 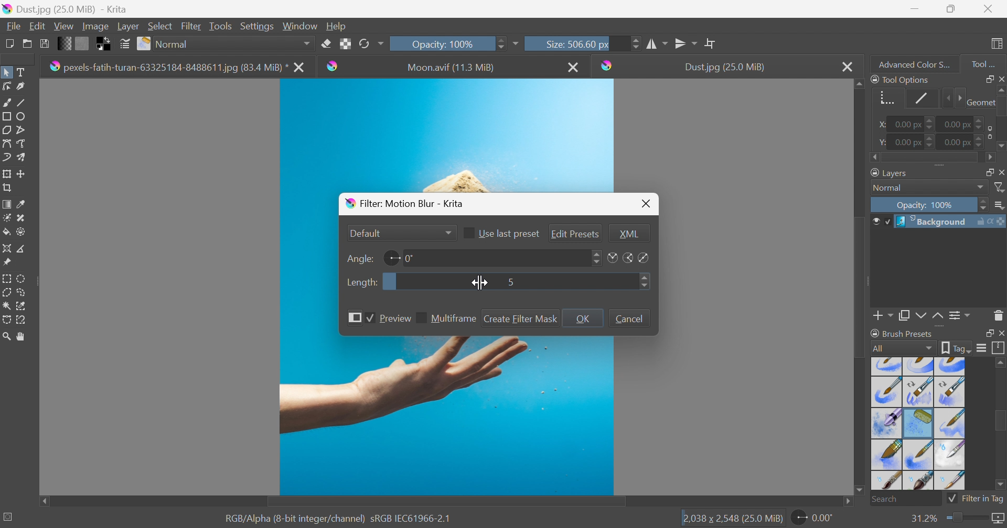 I want to click on Restore Down, so click(x=951, y=9).